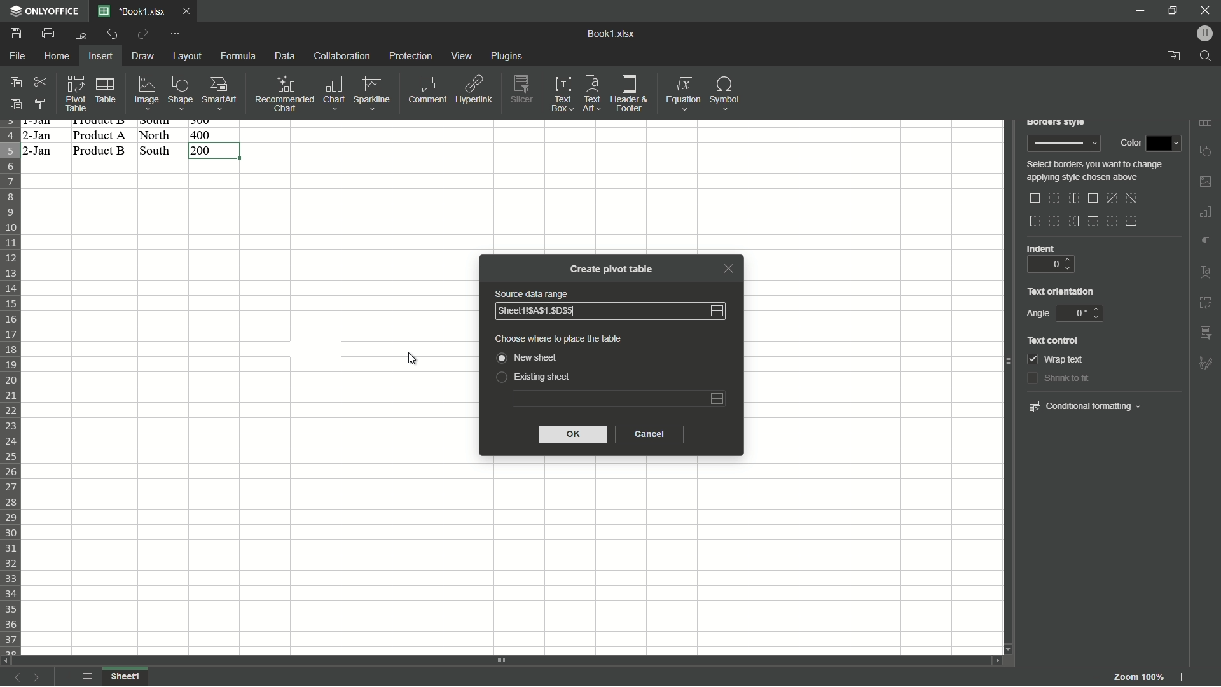 The image size is (1221, 687). What do you see at coordinates (502, 660) in the screenshot?
I see `scroll bar` at bounding box center [502, 660].